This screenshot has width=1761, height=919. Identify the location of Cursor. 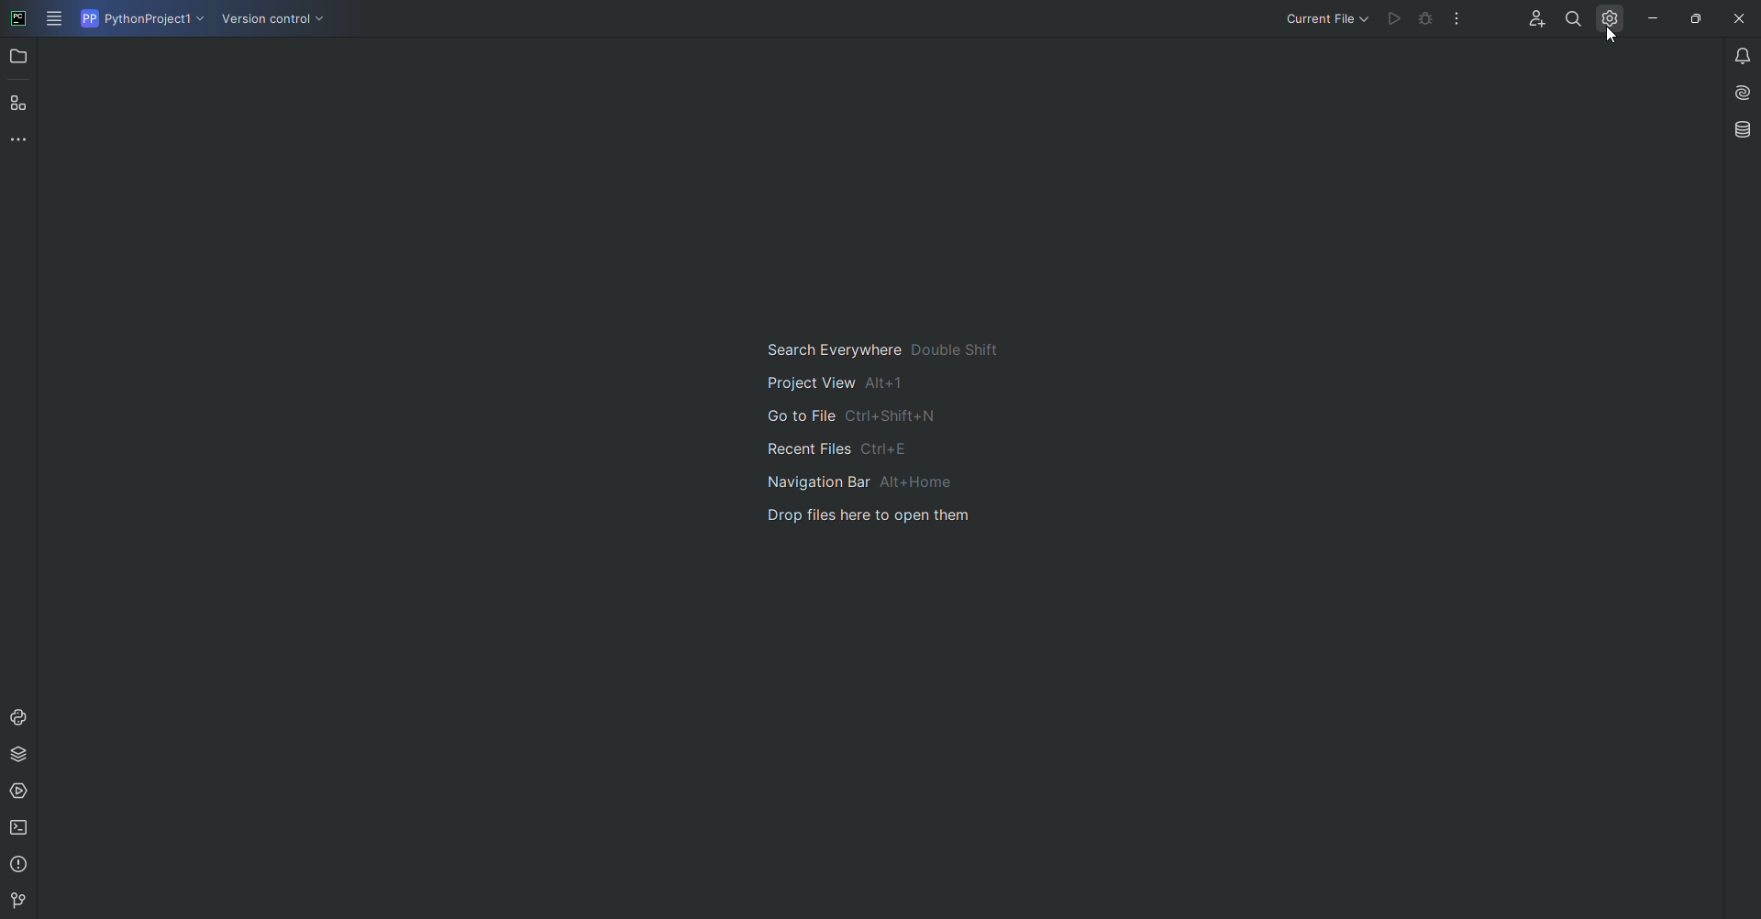
(1606, 39).